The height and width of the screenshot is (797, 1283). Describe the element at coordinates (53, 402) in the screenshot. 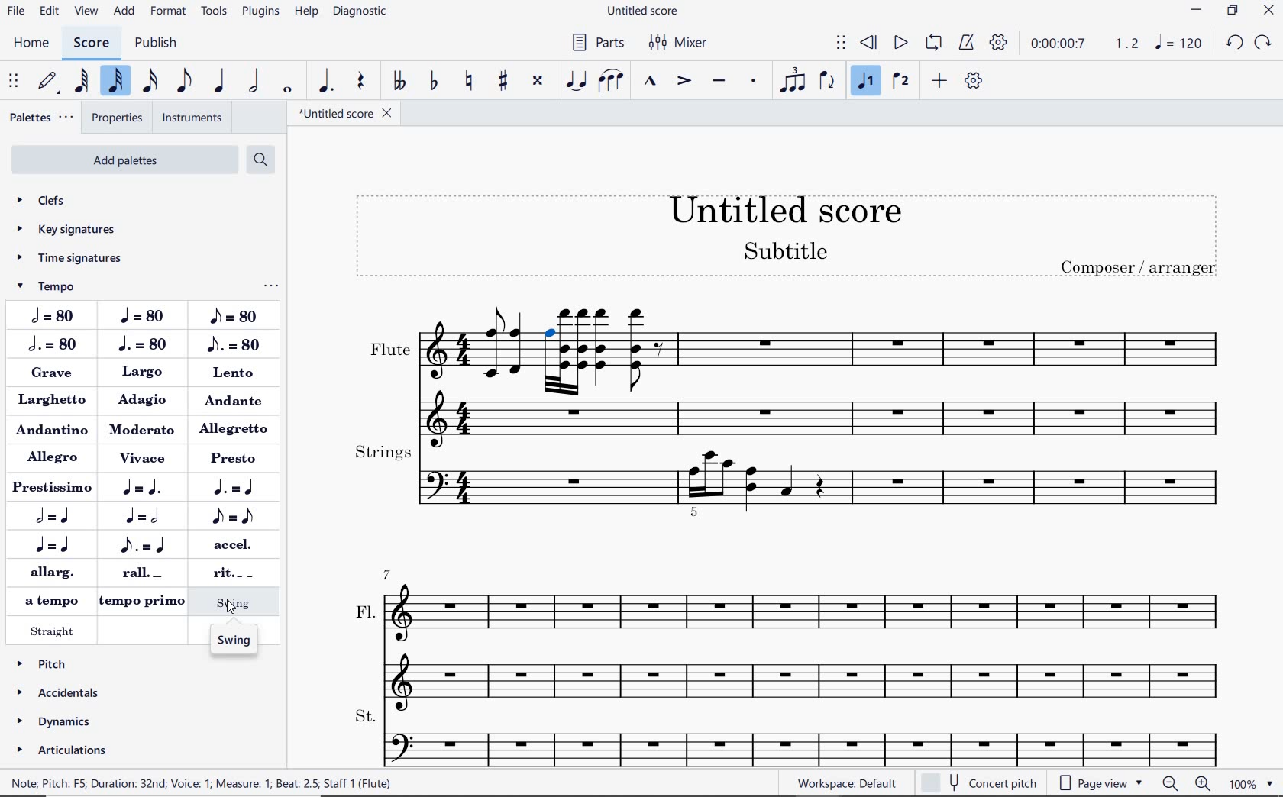

I see `LARGHETTO` at that location.